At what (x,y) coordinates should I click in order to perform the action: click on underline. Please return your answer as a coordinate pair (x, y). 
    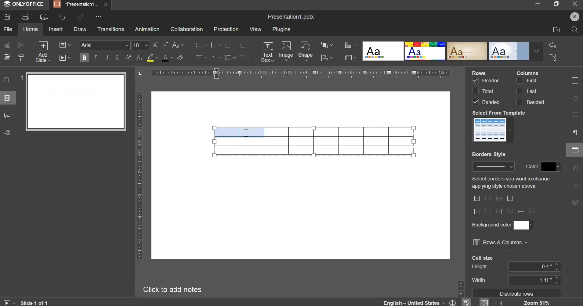
    Looking at the image, I should click on (106, 57).